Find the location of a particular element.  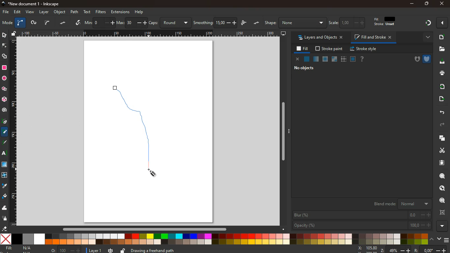

unlock is located at coordinates (123, 250).